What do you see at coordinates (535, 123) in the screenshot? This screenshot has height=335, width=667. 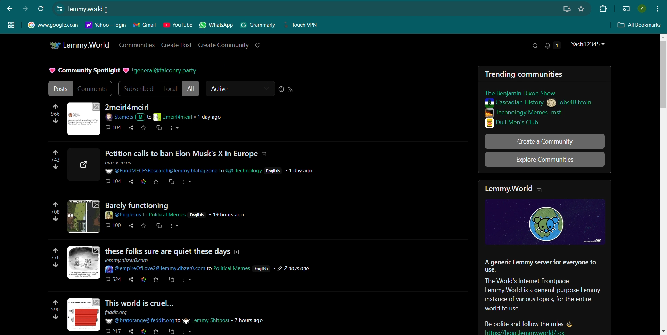 I see `Dull Mens Club` at bounding box center [535, 123].